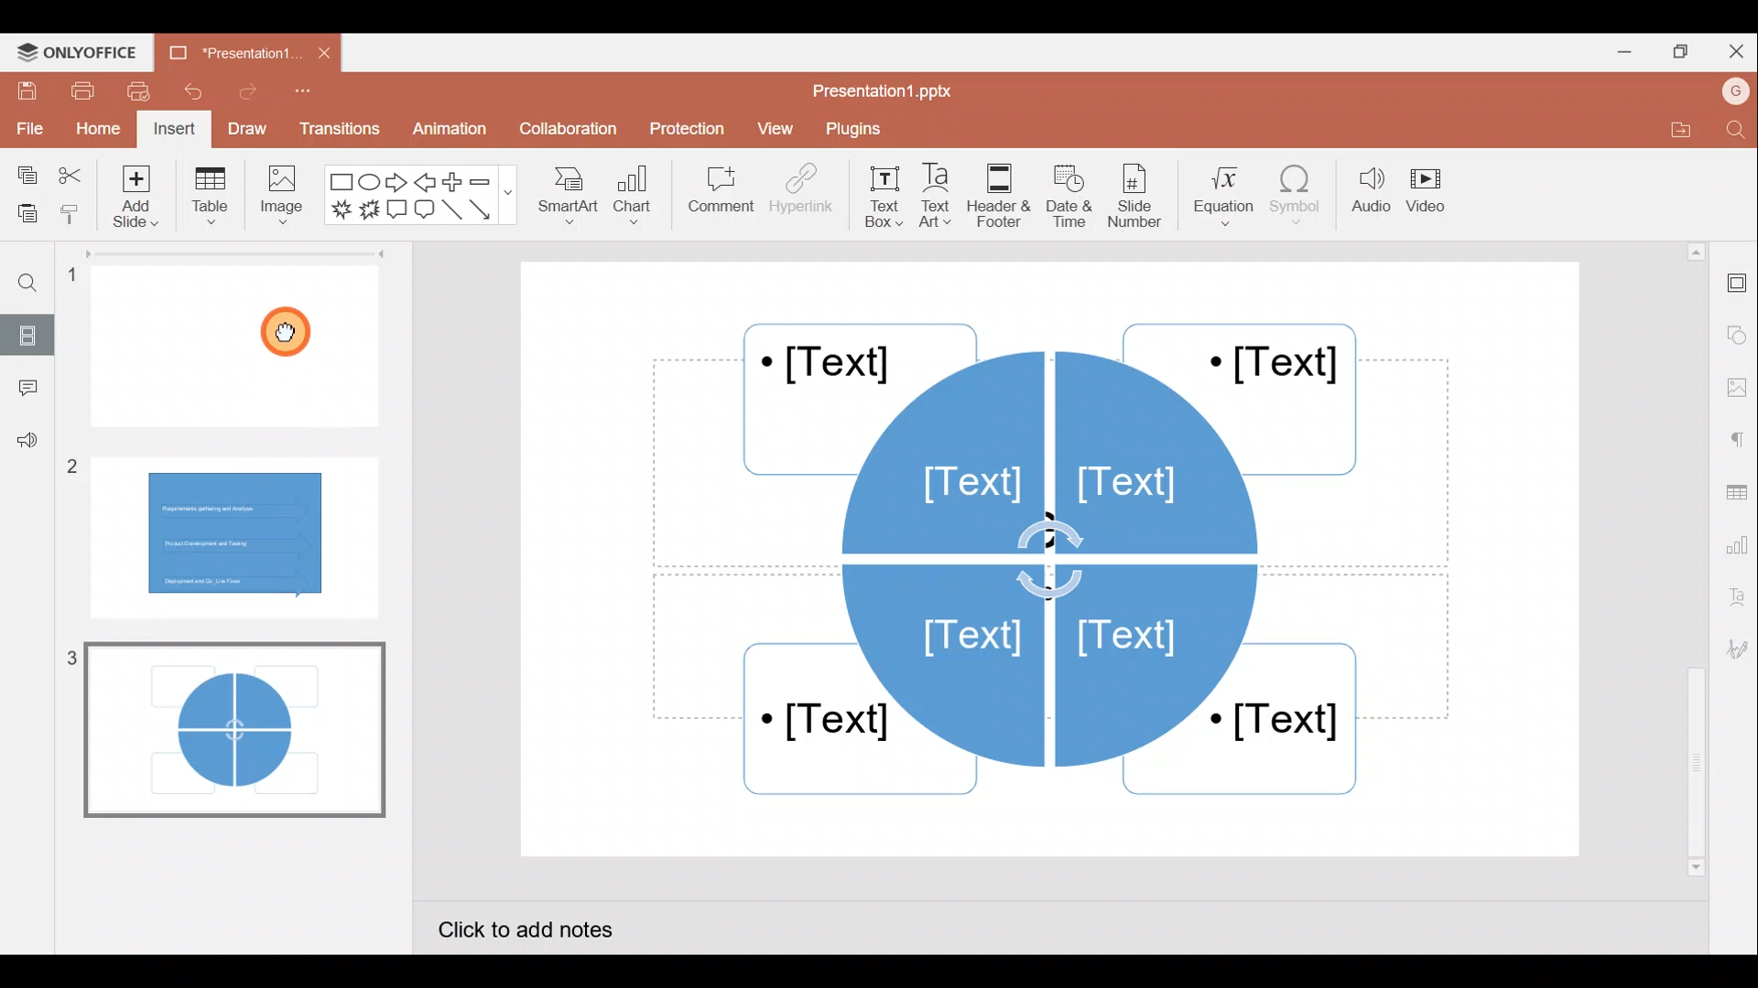 This screenshot has width=1758, height=988. Describe the element at coordinates (190, 92) in the screenshot. I see `Undo` at that location.